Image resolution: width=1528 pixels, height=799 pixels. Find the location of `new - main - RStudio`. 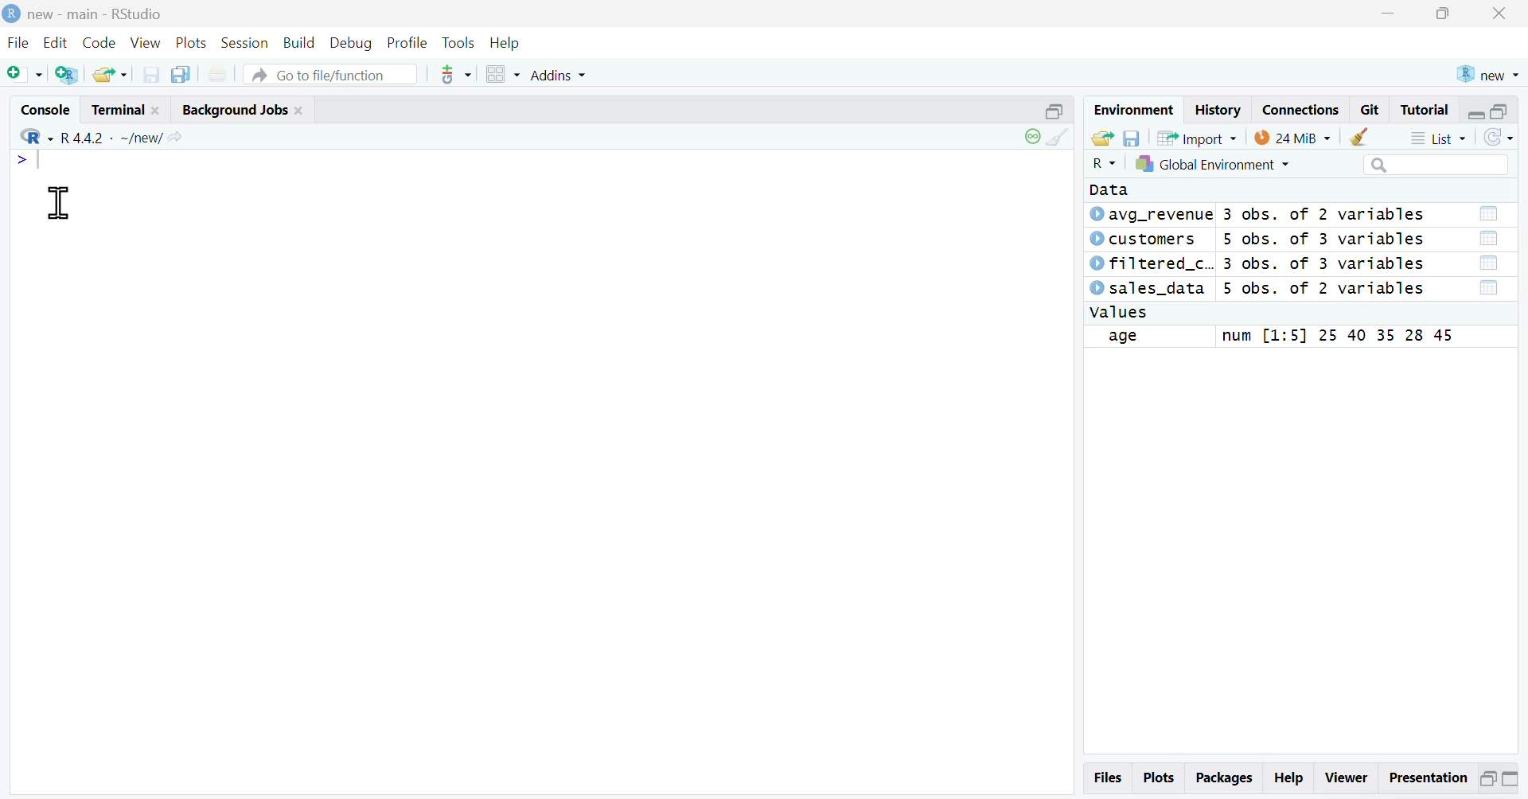

new - main - RStudio is located at coordinates (96, 14).